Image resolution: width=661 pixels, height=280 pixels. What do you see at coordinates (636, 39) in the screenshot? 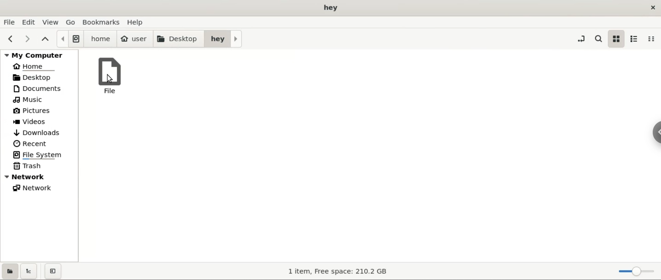
I see `list view` at bounding box center [636, 39].